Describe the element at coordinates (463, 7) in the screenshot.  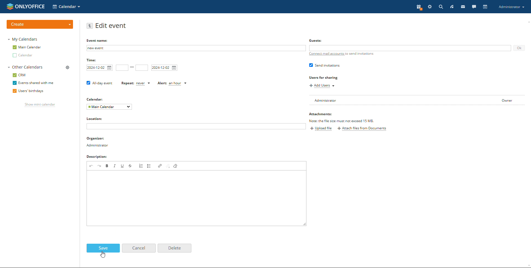
I see `mail` at that location.